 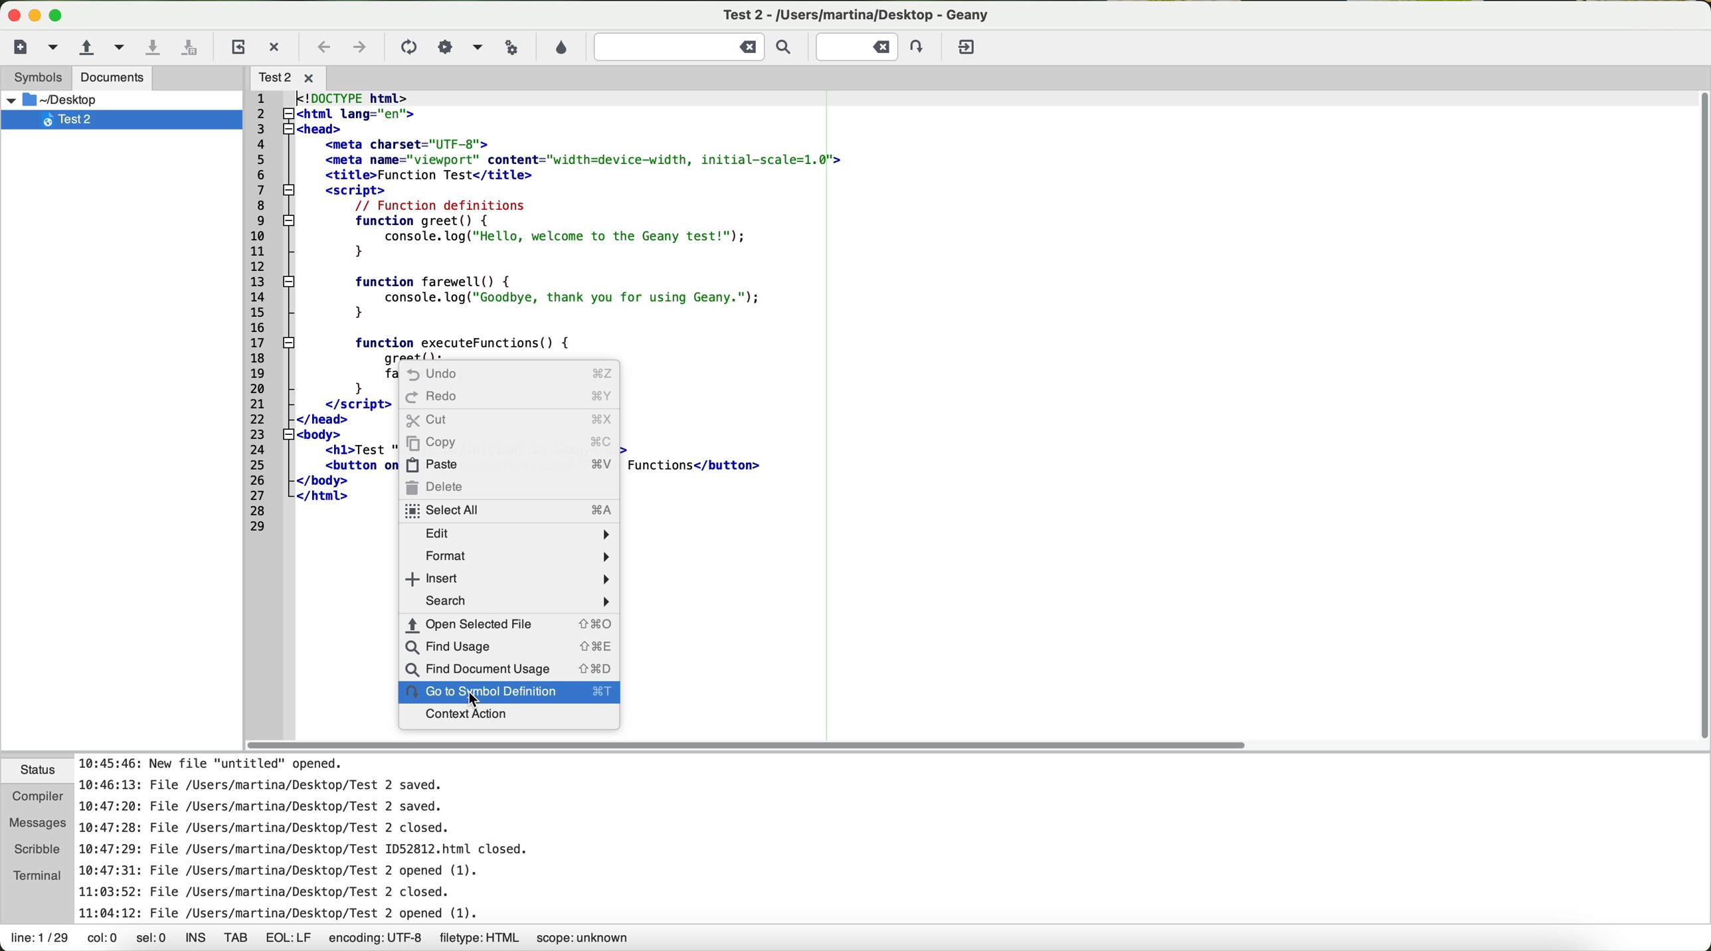 What do you see at coordinates (121, 49) in the screenshot?
I see `open a recent file` at bounding box center [121, 49].